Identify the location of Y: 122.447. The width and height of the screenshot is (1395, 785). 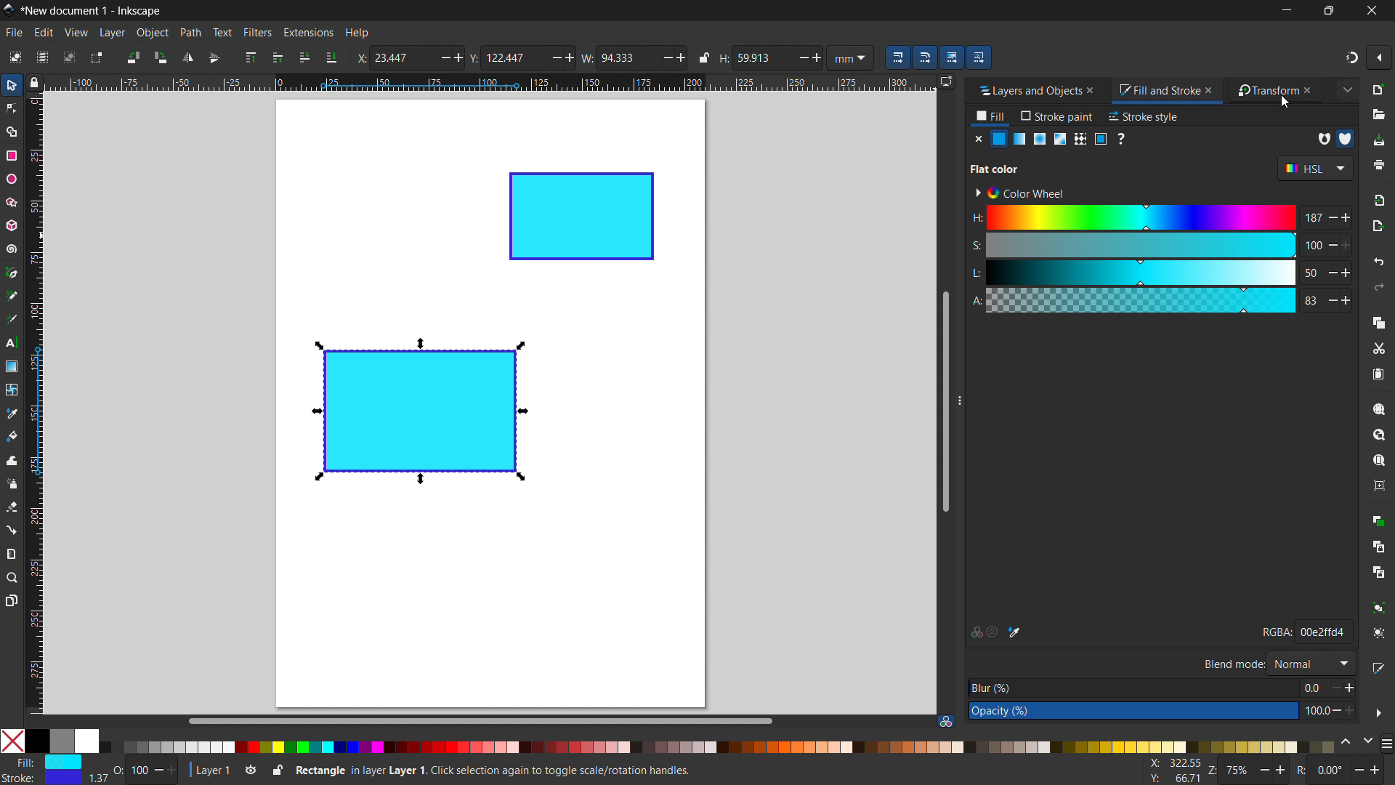
(504, 57).